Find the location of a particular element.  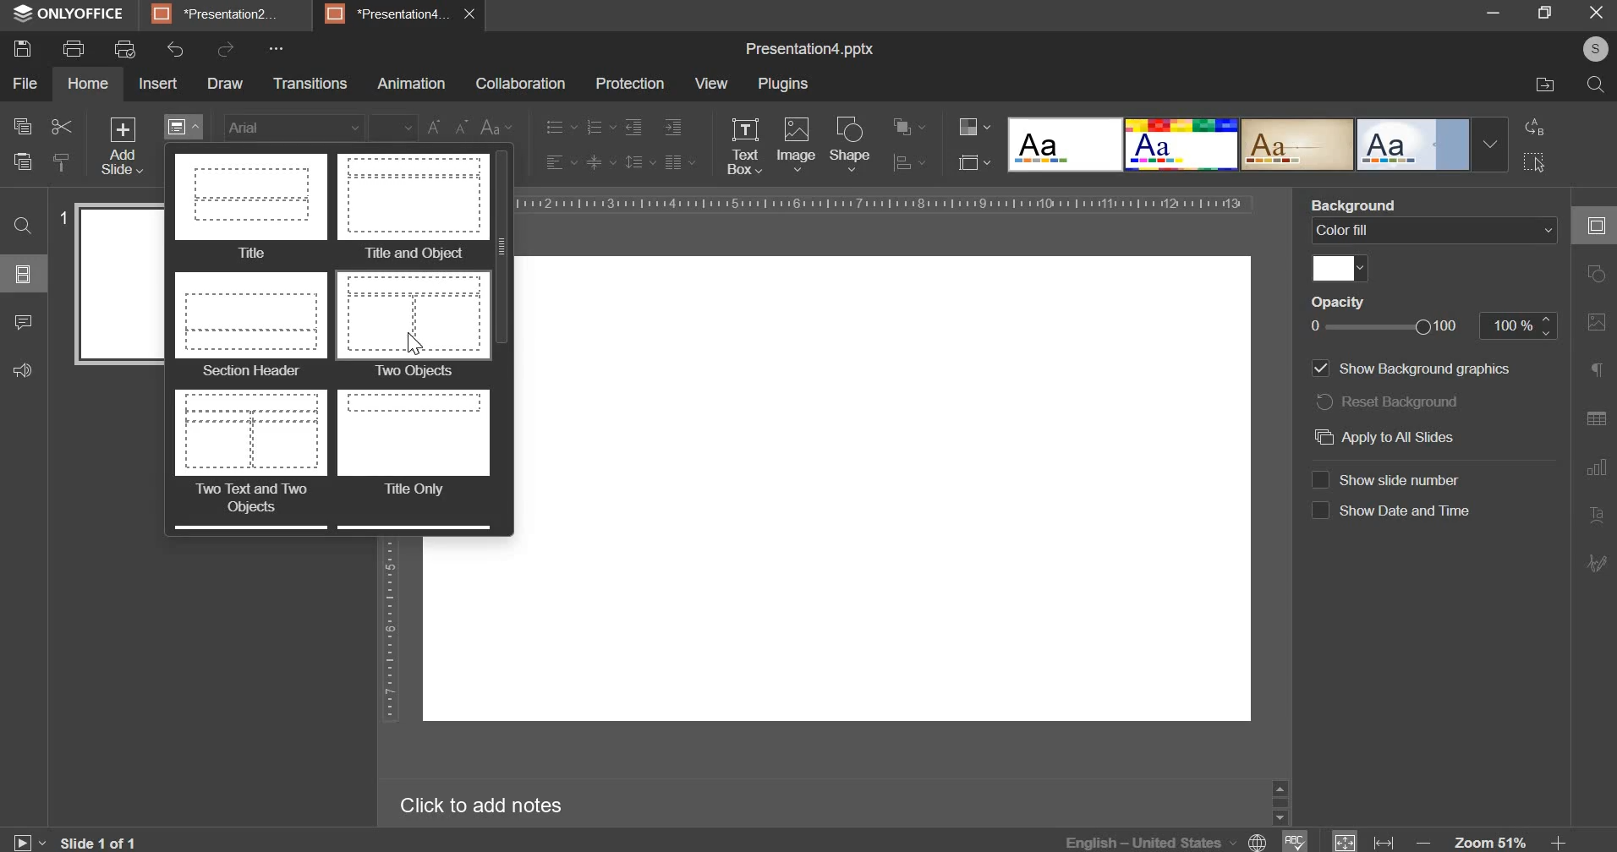

vertical scale is located at coordinates (392, 632).